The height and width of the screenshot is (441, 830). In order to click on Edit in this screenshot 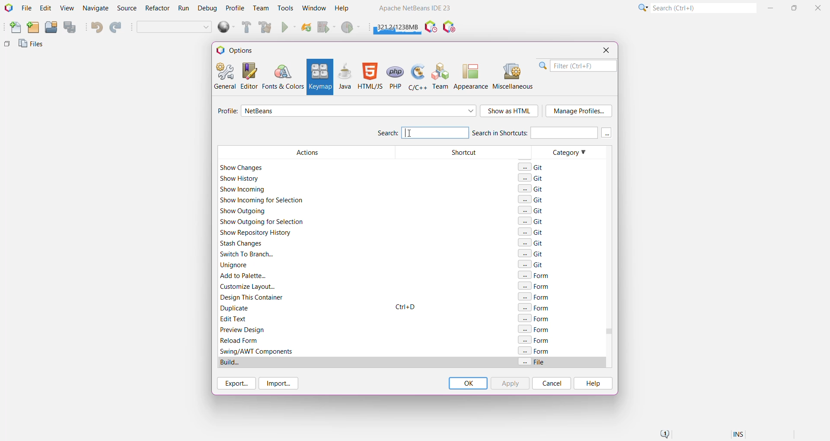, I will do `click(45, 9)`.